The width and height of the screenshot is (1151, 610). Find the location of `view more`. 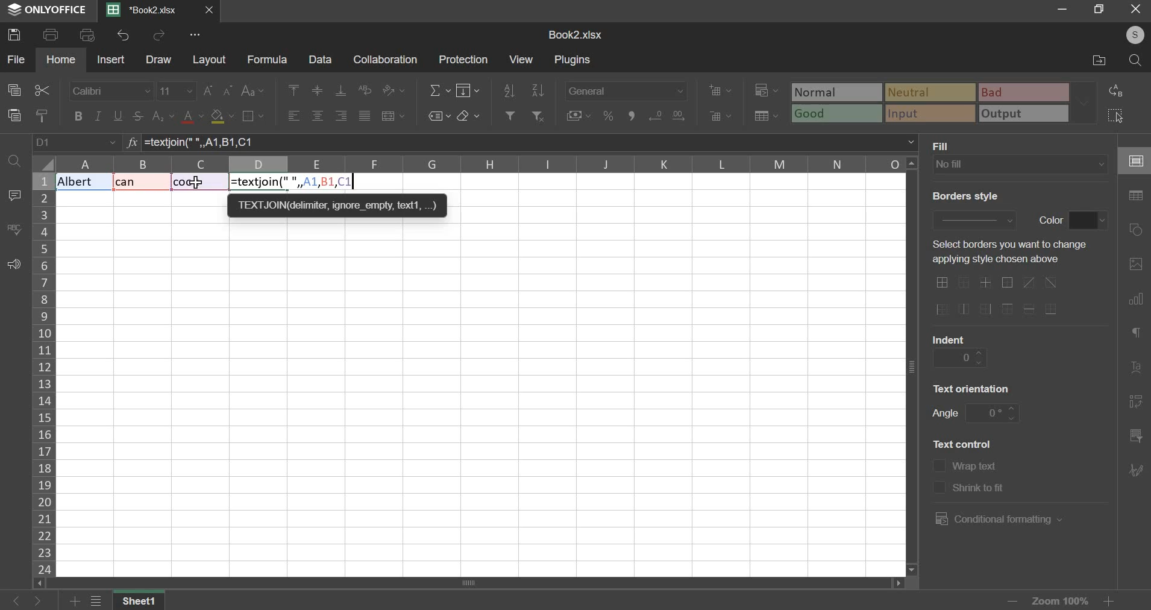

view more is located at coordinates (196, 35).